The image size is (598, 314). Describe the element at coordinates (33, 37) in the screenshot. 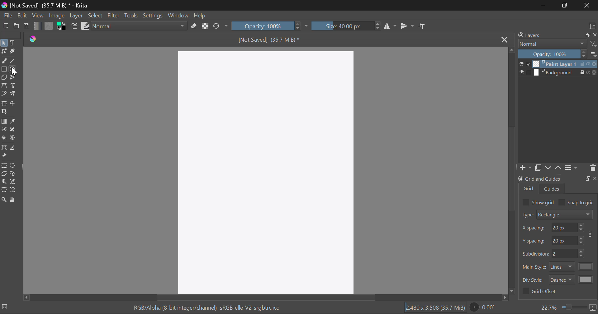

I see `logo` at that location.